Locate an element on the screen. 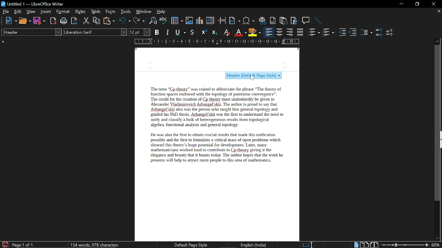  Justified is located at coordinates (300, 32).